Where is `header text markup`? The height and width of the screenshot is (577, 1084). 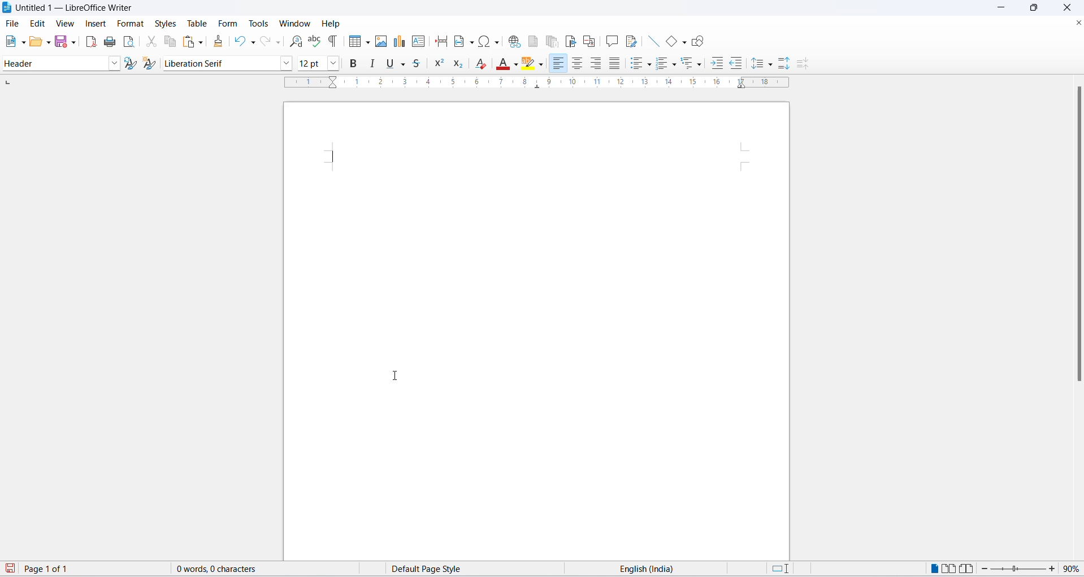 header text markup is located at coordinates (336, 156).